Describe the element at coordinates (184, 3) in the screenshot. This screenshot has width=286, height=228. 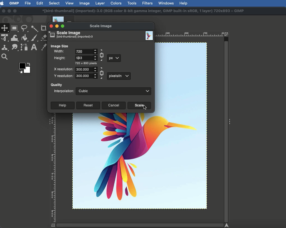
I see `Help` at that location.